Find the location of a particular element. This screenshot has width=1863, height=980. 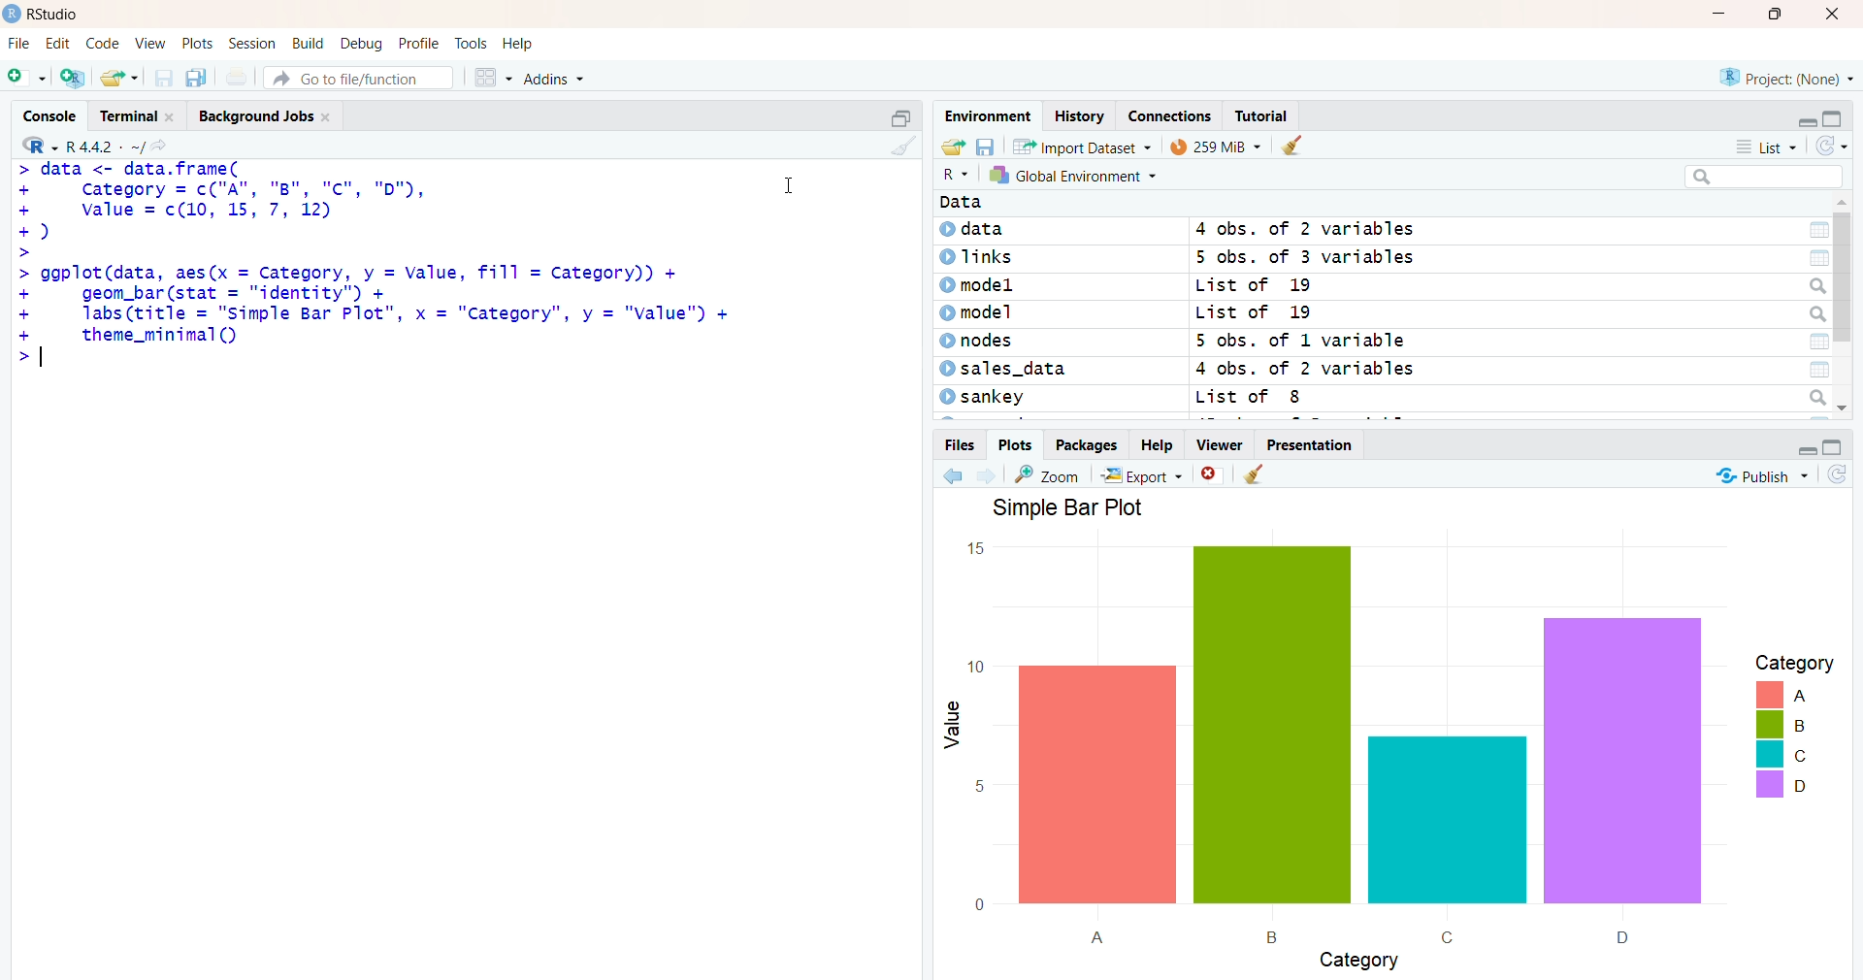

History is located at coordinates (1079, 115).